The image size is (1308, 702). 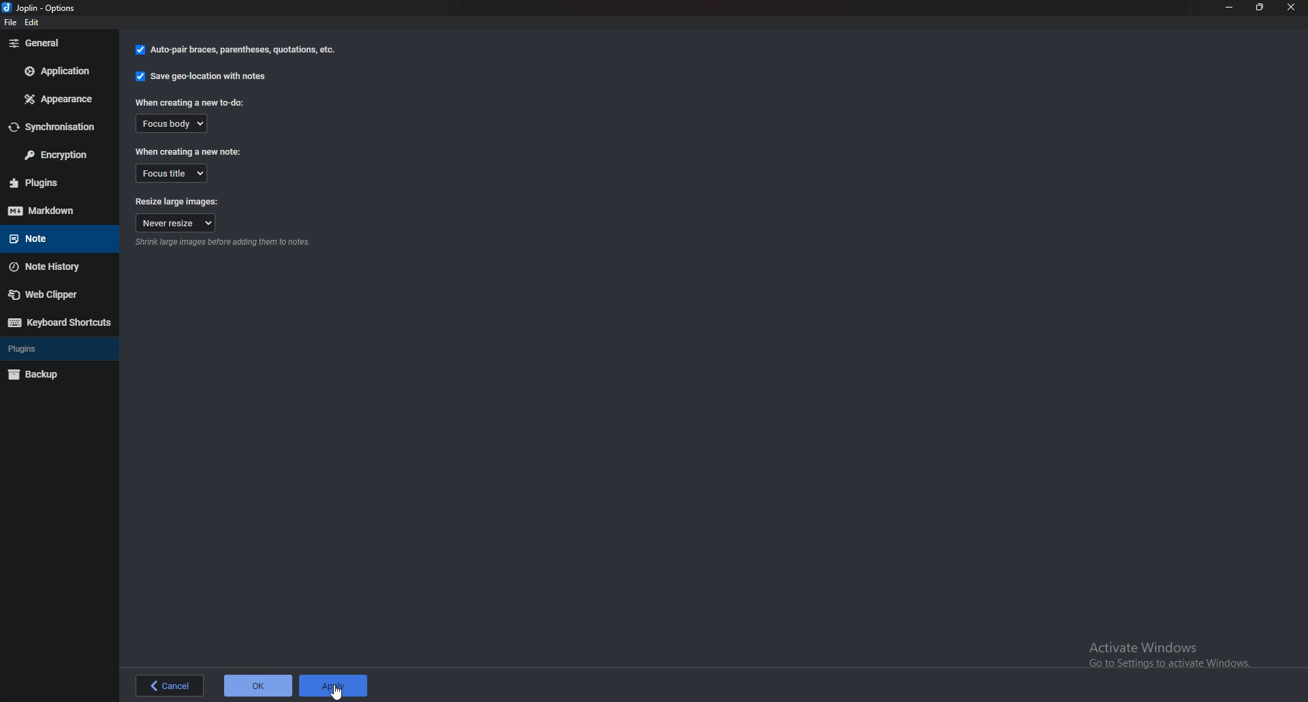 What do you see at coordinates (178, 202) in the screenshot?
I see `Resize large images` at bounding box center [178, 202].